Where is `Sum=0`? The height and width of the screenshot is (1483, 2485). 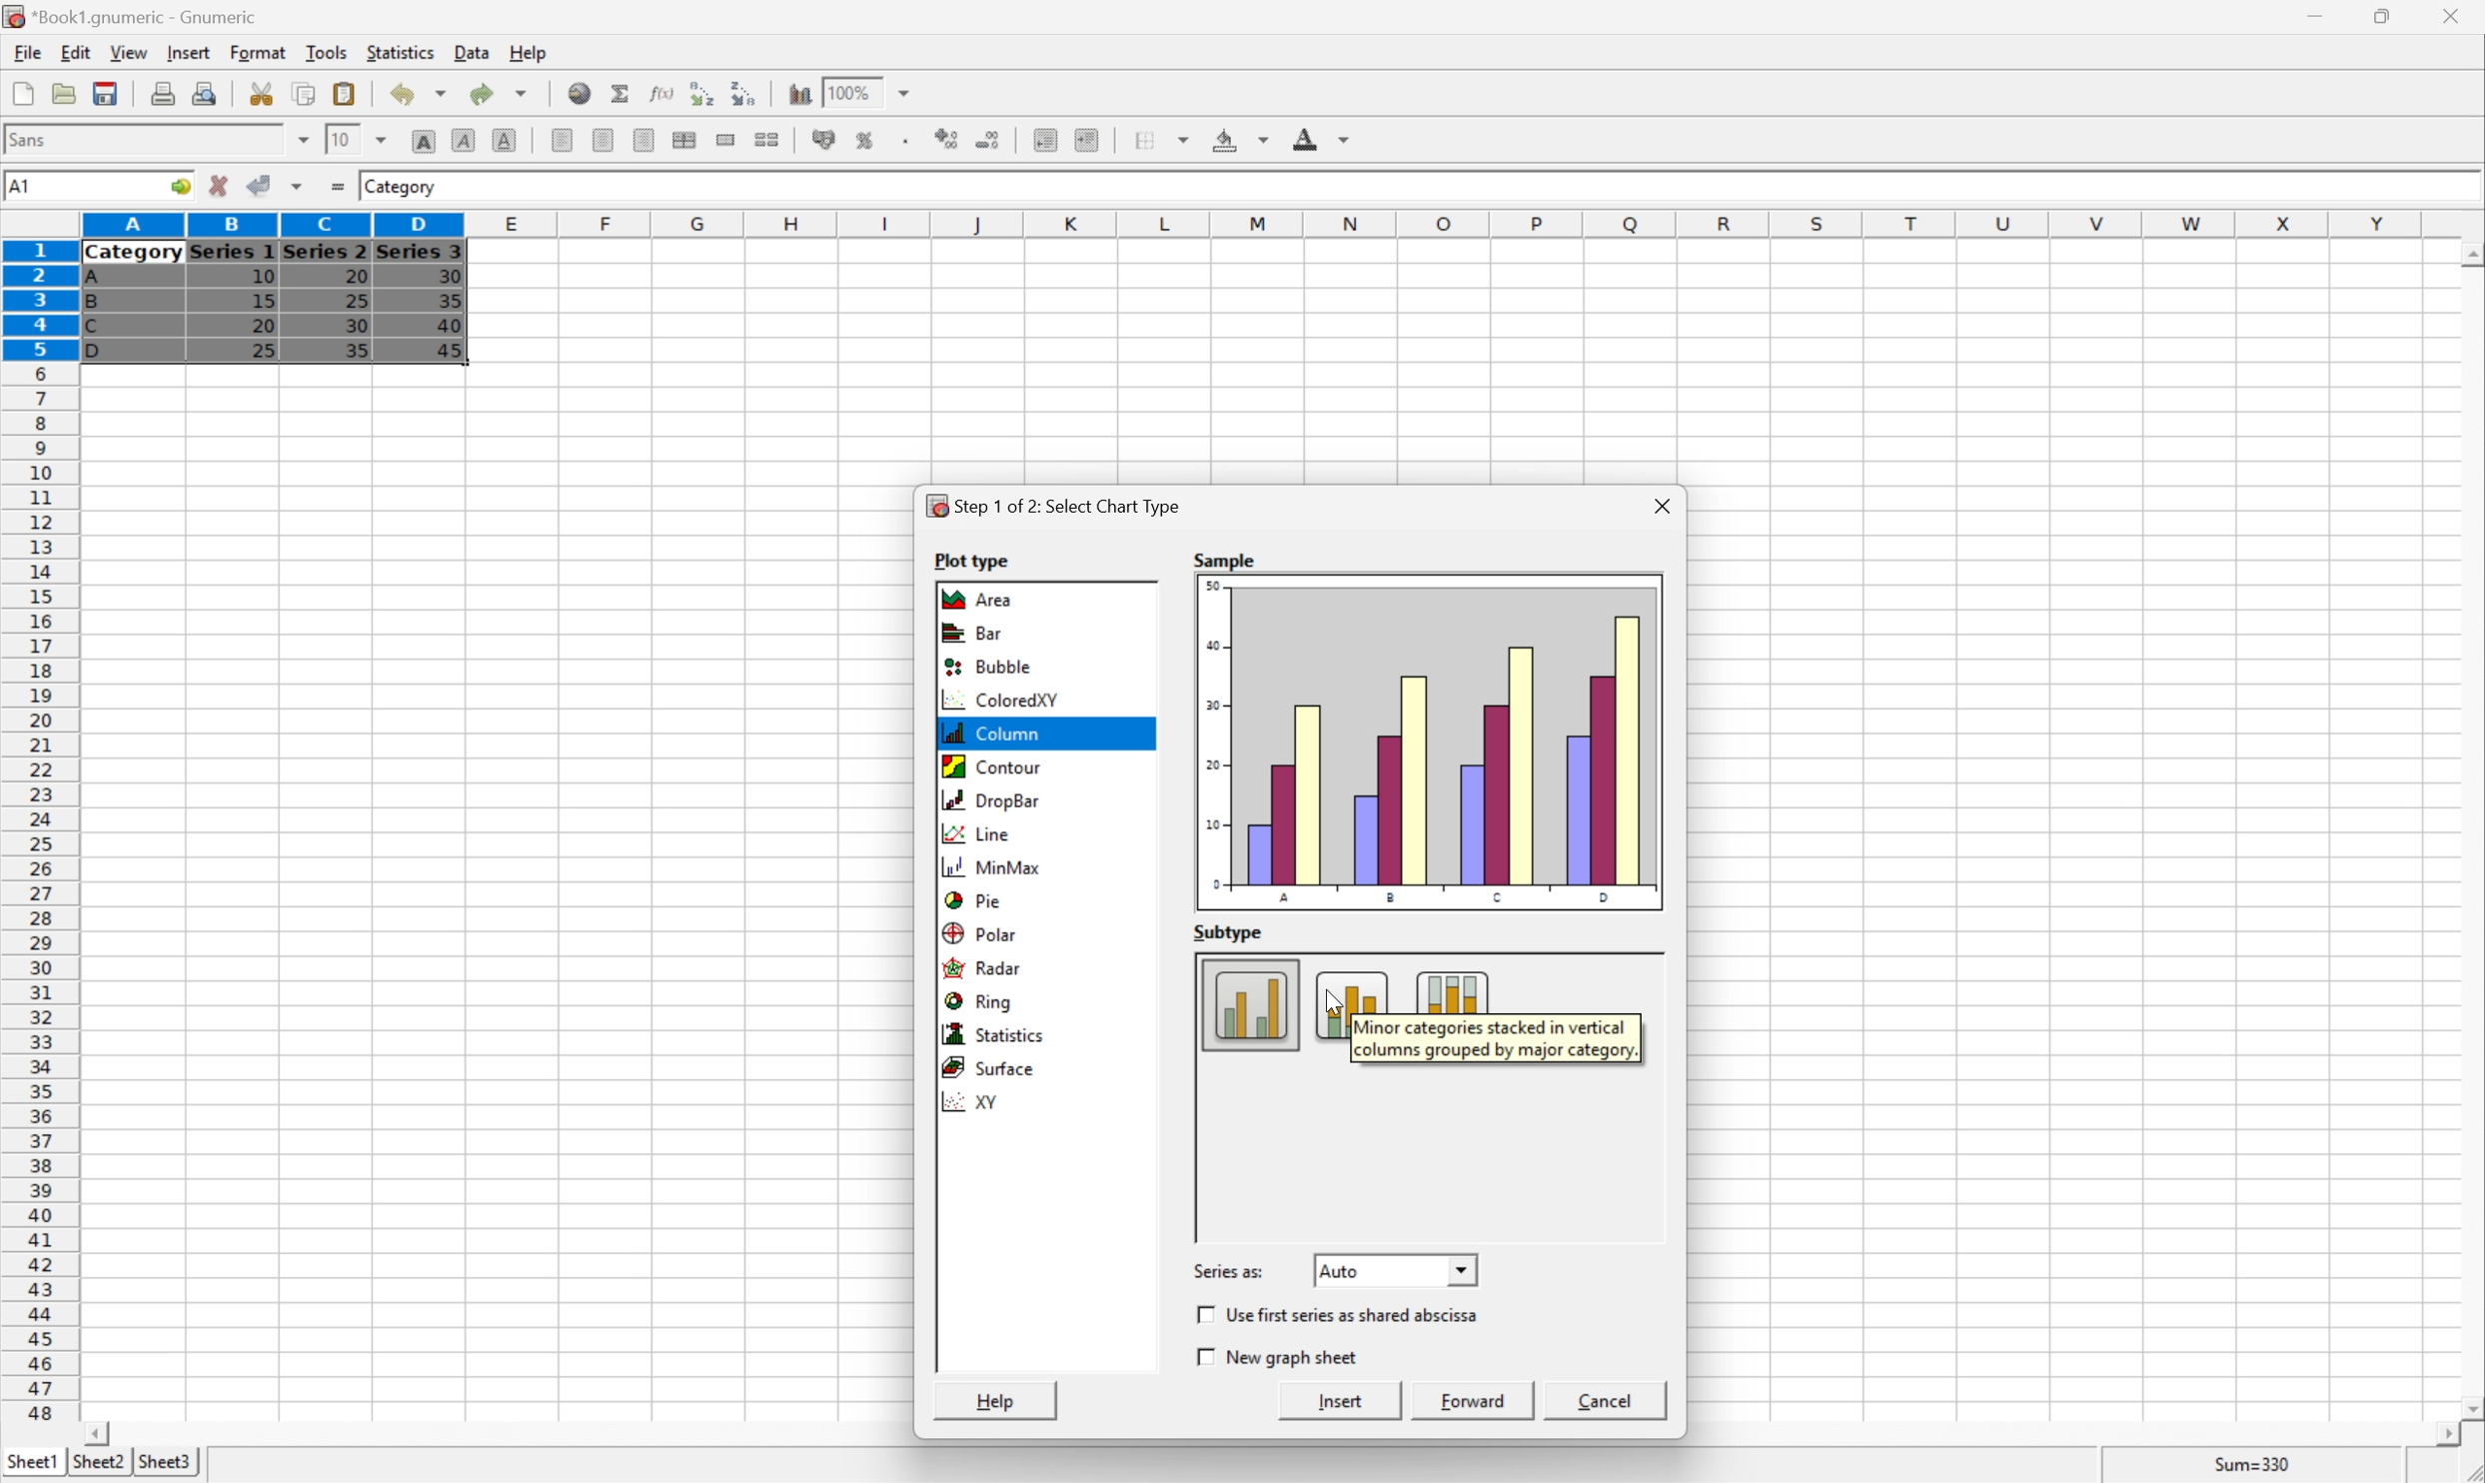 Sum=0 is located at coordinates (2257, 1468).